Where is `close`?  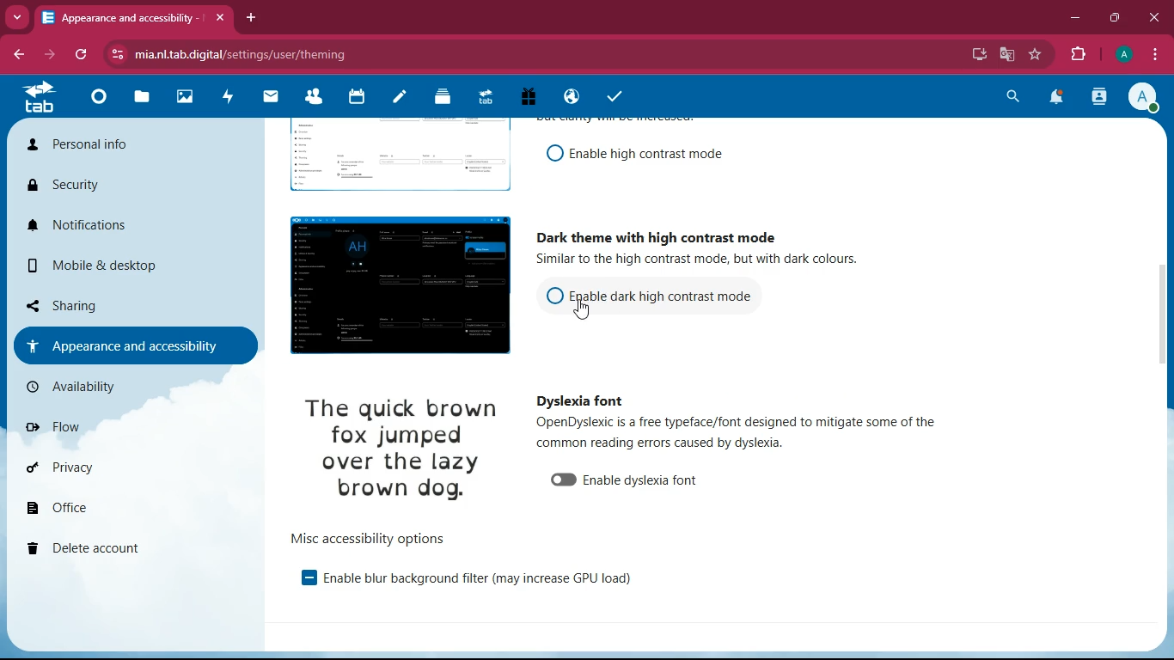
close is located at coordinates (222, 18).